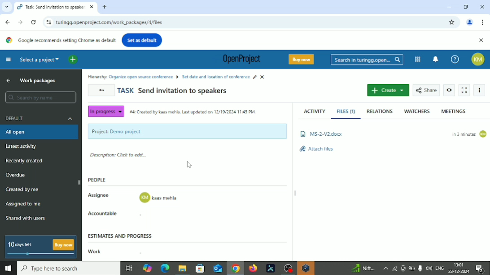  What do you see at coordinates (345, 112) in the screenshot?
I see `Files` at bounding box center [345, 112].